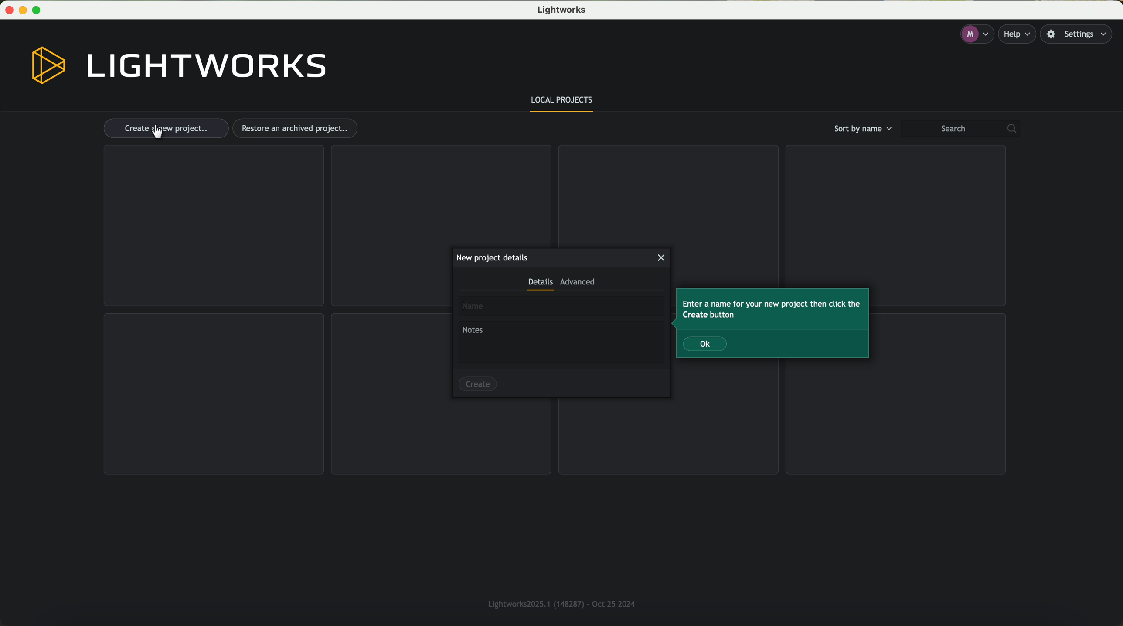 This screenshot has width=1123, height=626. I want to click on new project details, so click(492, 257).